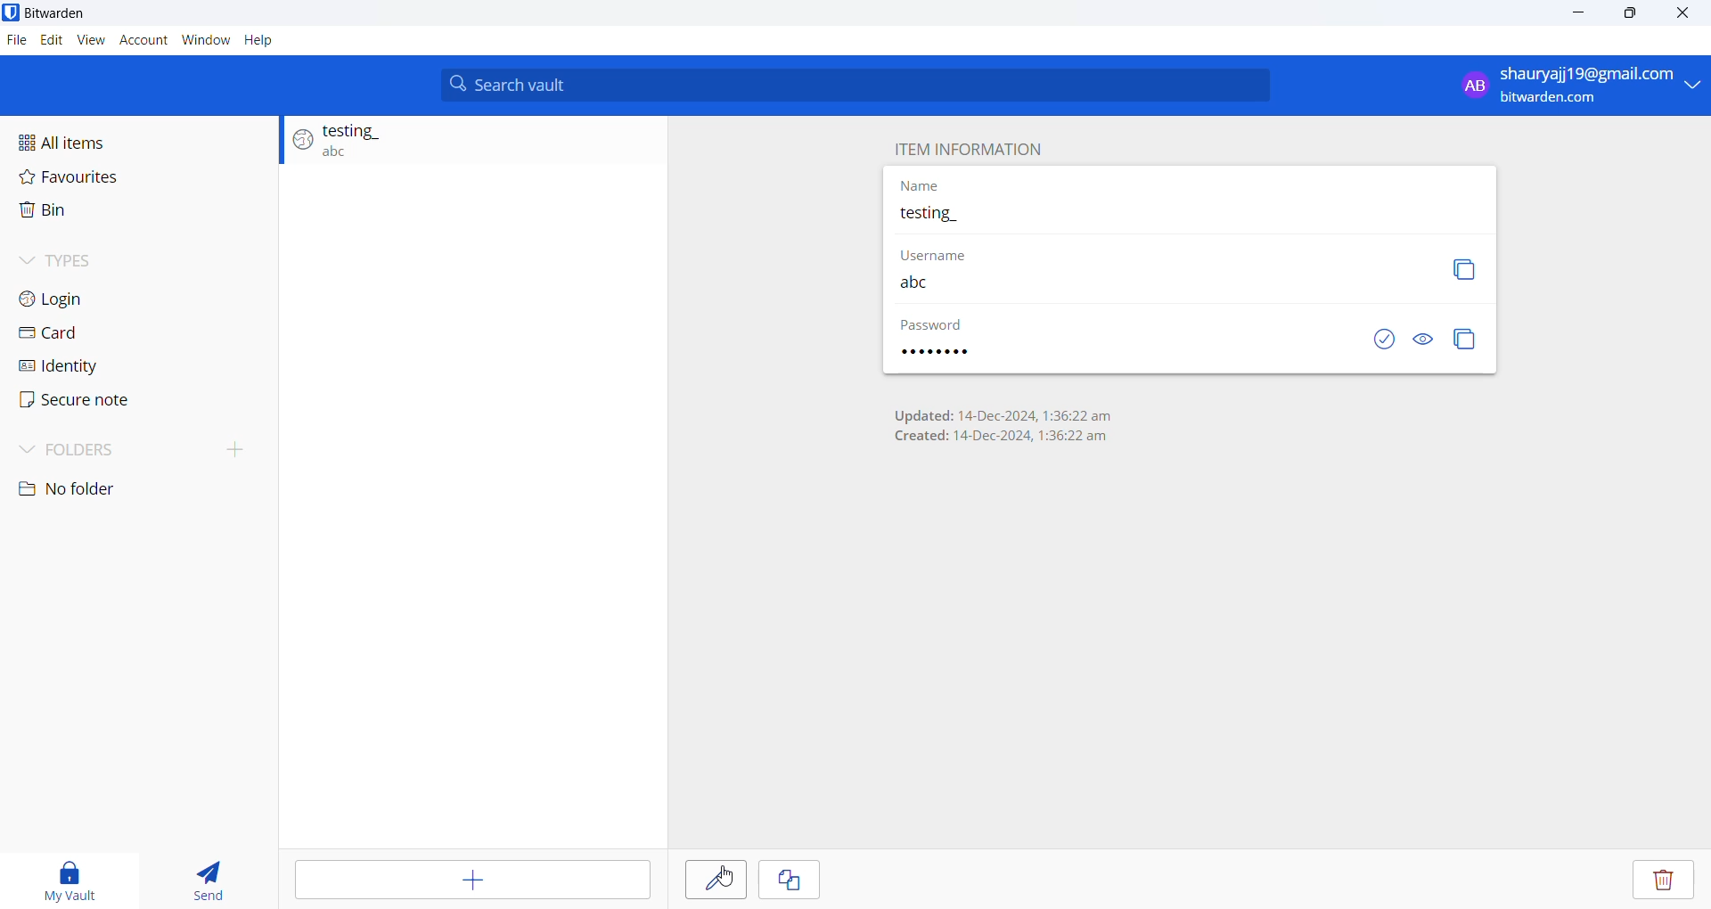  What do you see at coordinates (17, 42) in the screenshot?
I see `File` at bounding box center [17, 42].